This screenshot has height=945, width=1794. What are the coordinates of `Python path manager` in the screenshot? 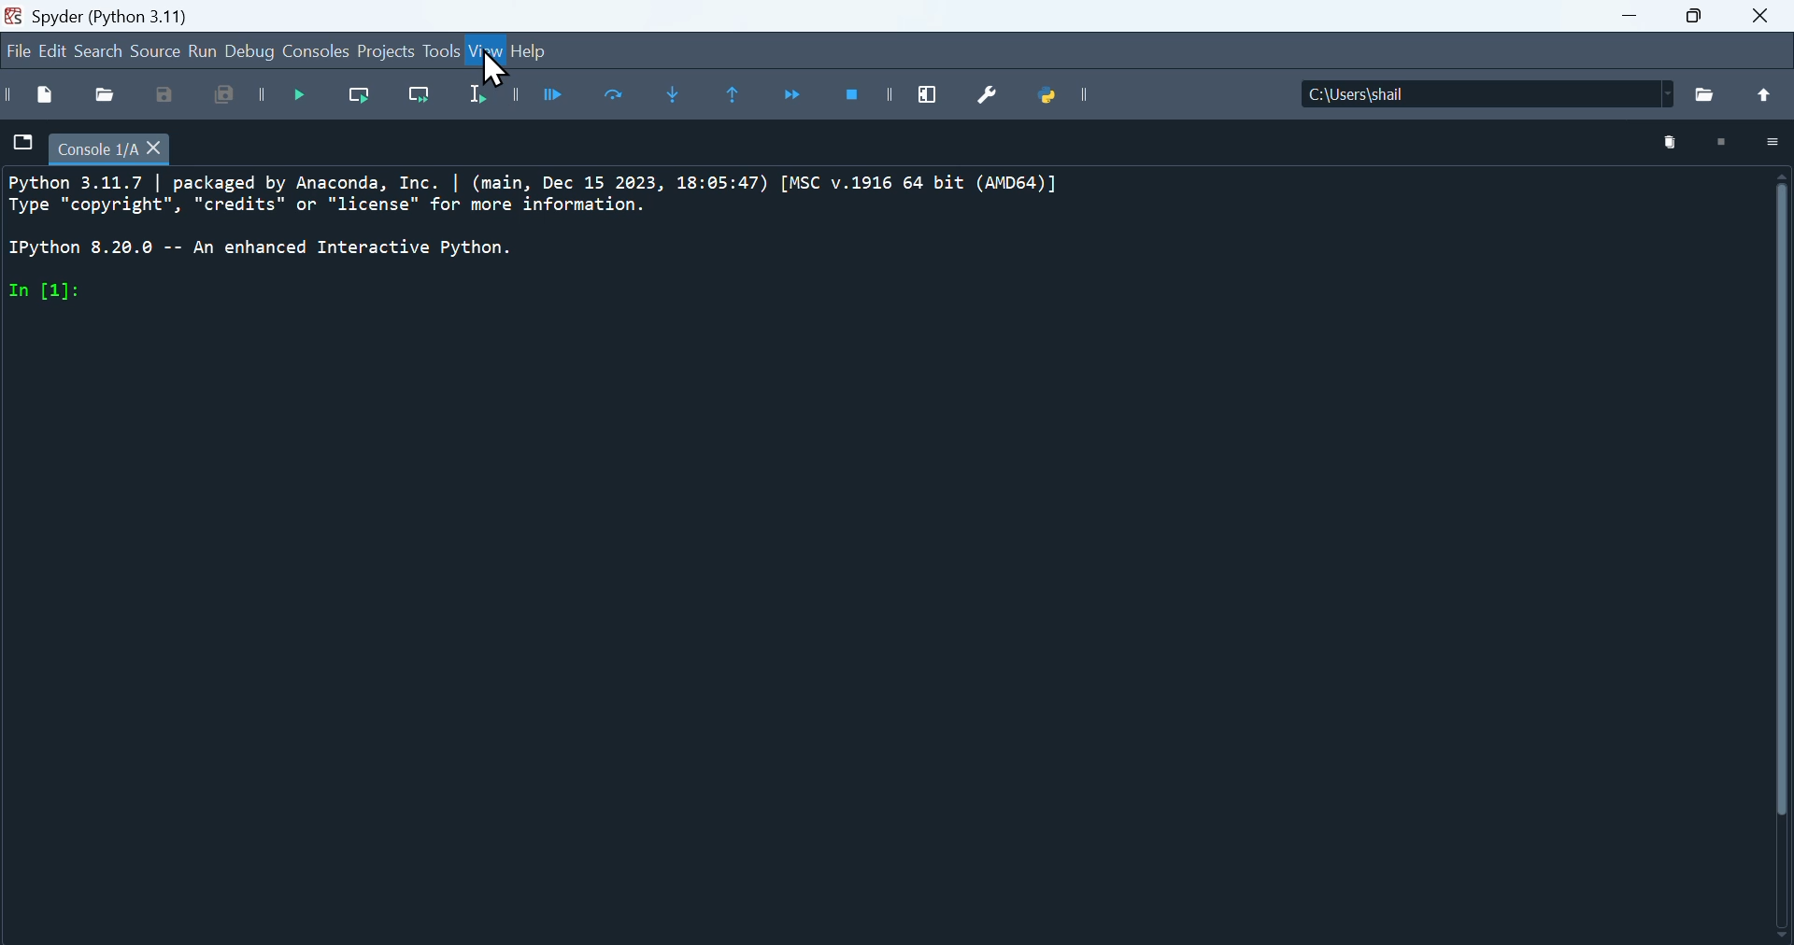 It's located at (1064, 101).